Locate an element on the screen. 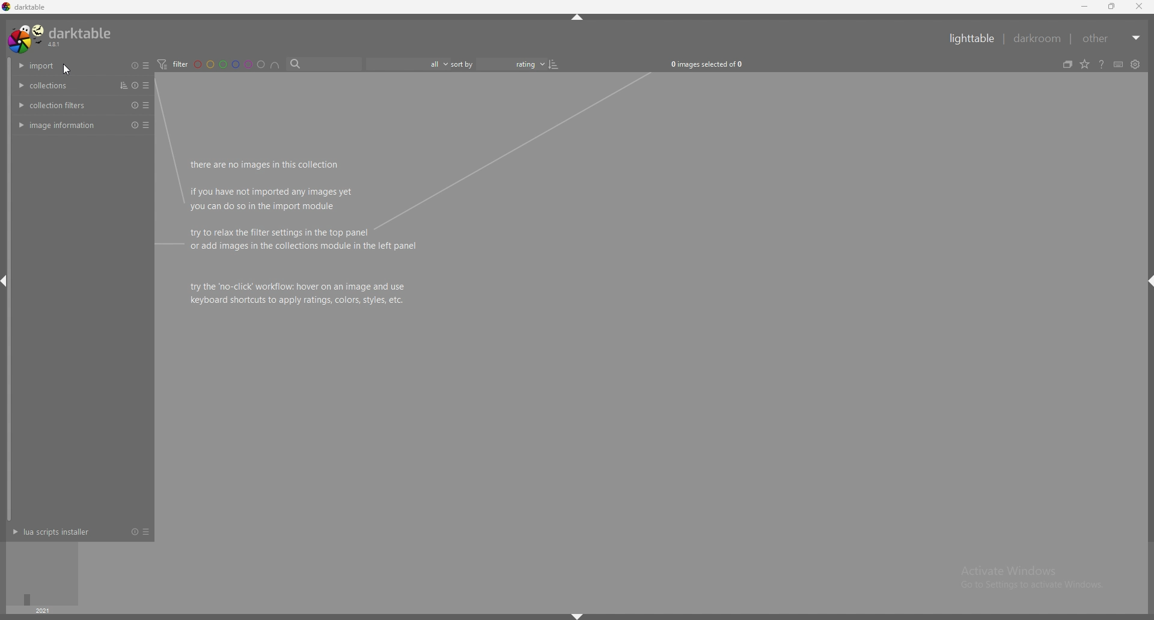 This screenshot has width=1154, height=620. collapse grouped images is located at coordinates (1067, 64).